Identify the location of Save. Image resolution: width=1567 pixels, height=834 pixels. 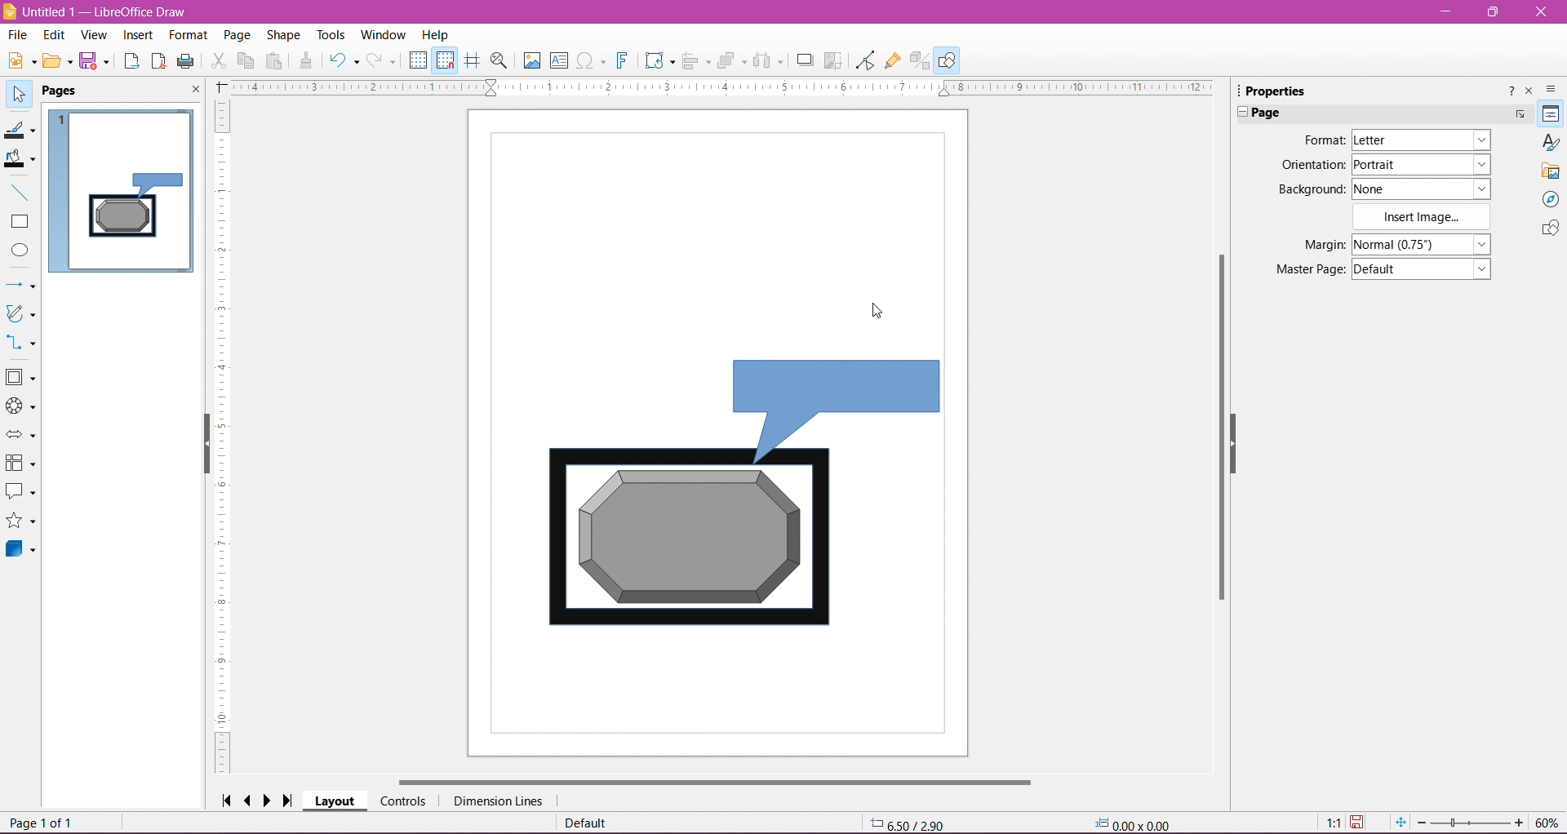
(97, 64).